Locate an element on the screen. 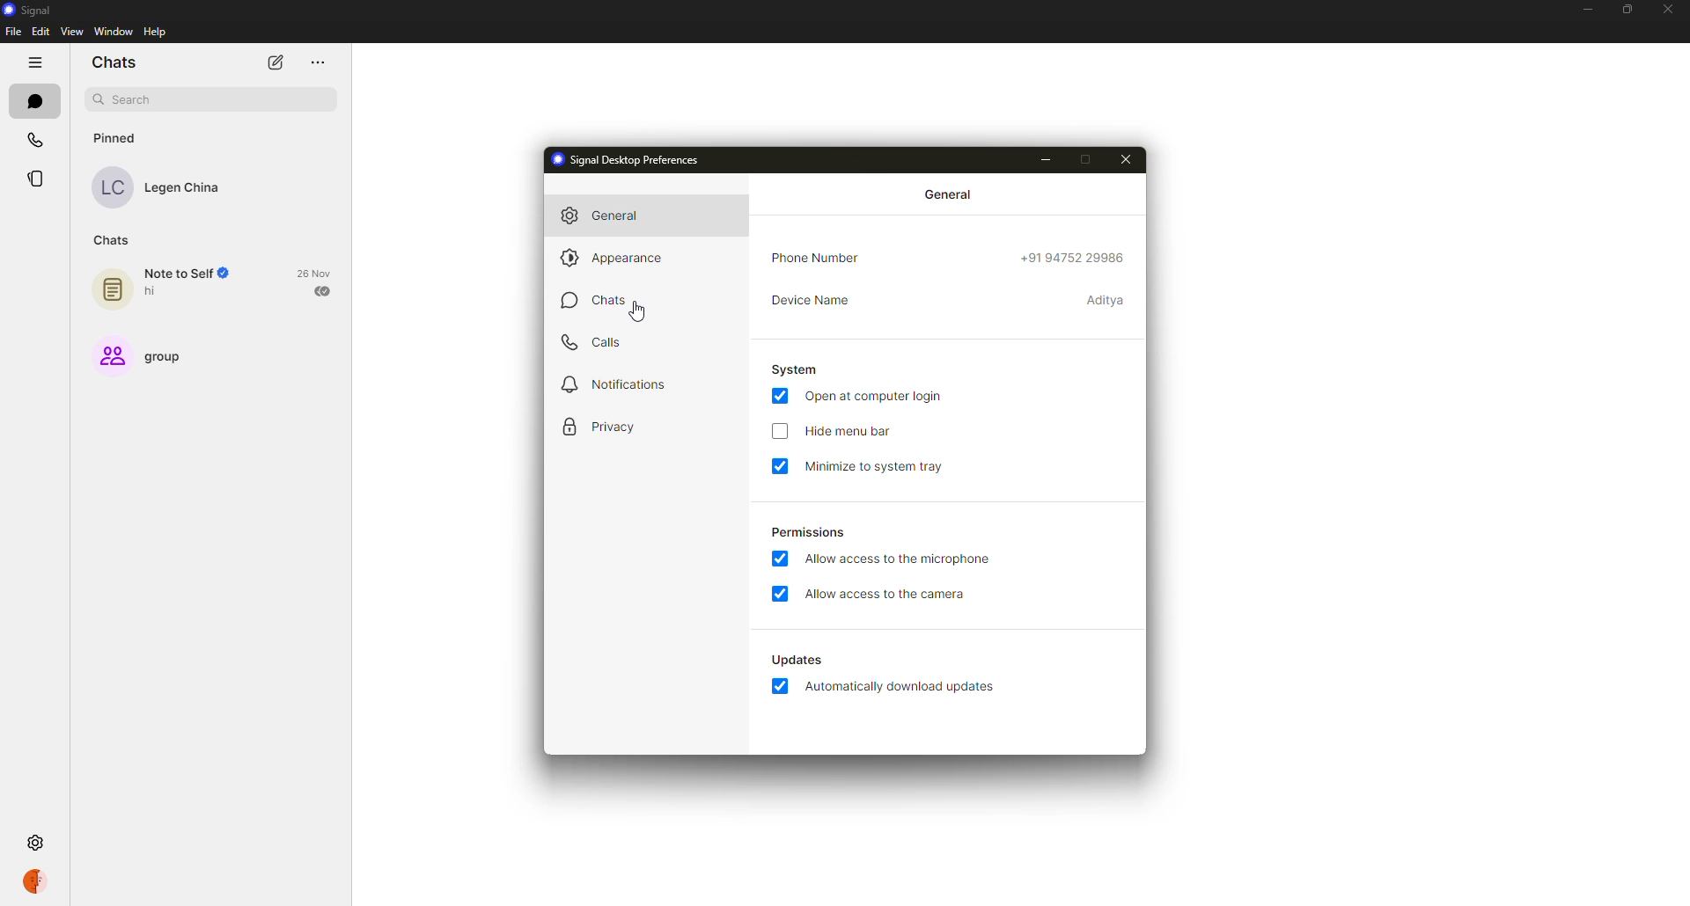  file is located at coordinates (13, 31).